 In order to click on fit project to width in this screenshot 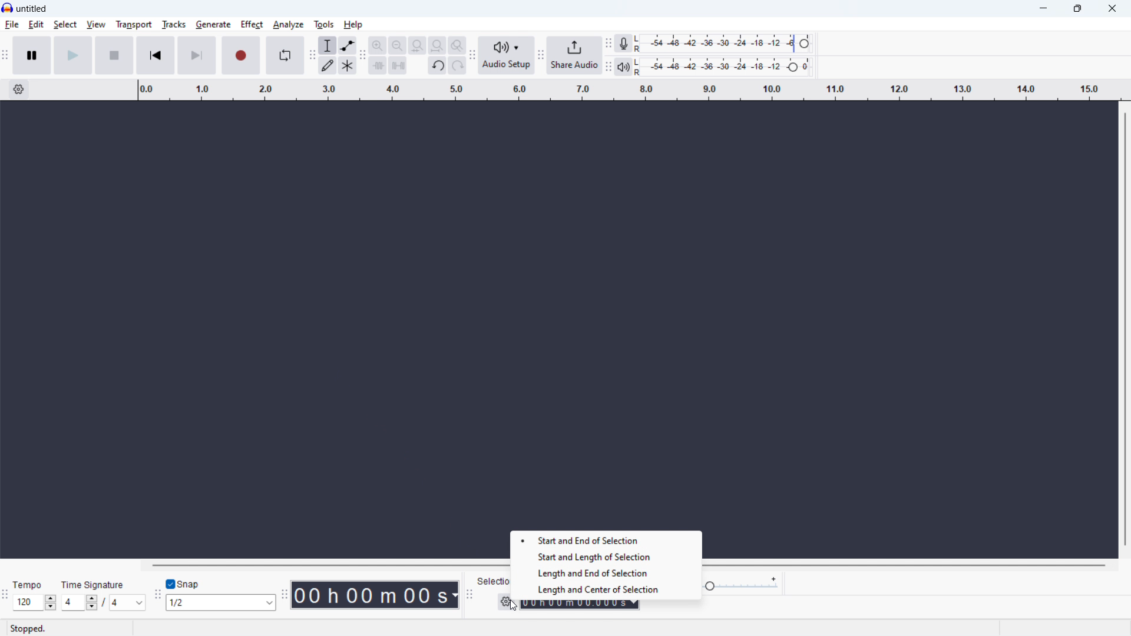, I will do `click(438, 45)`.